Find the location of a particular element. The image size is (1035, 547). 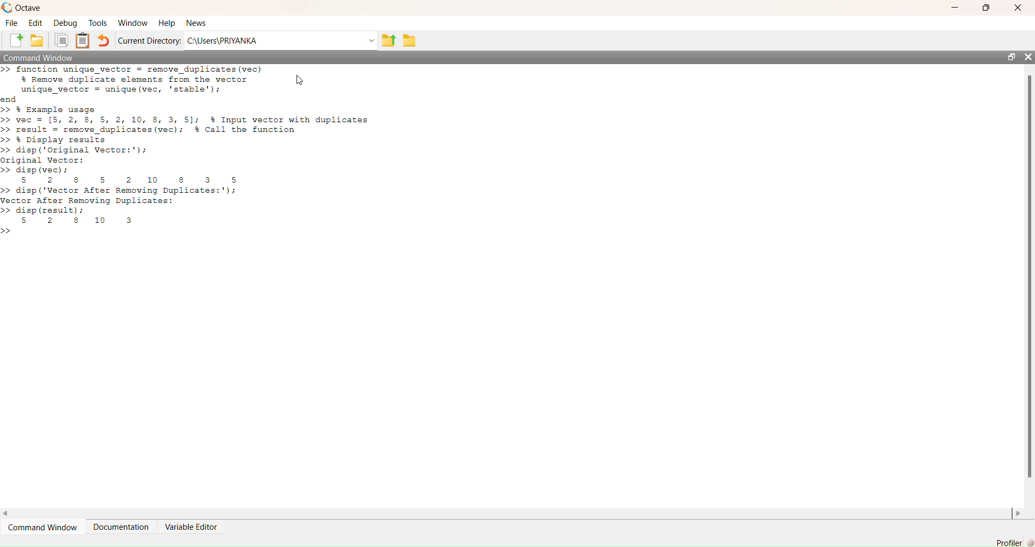

Drop-down  is located at coordinates (372, 40).